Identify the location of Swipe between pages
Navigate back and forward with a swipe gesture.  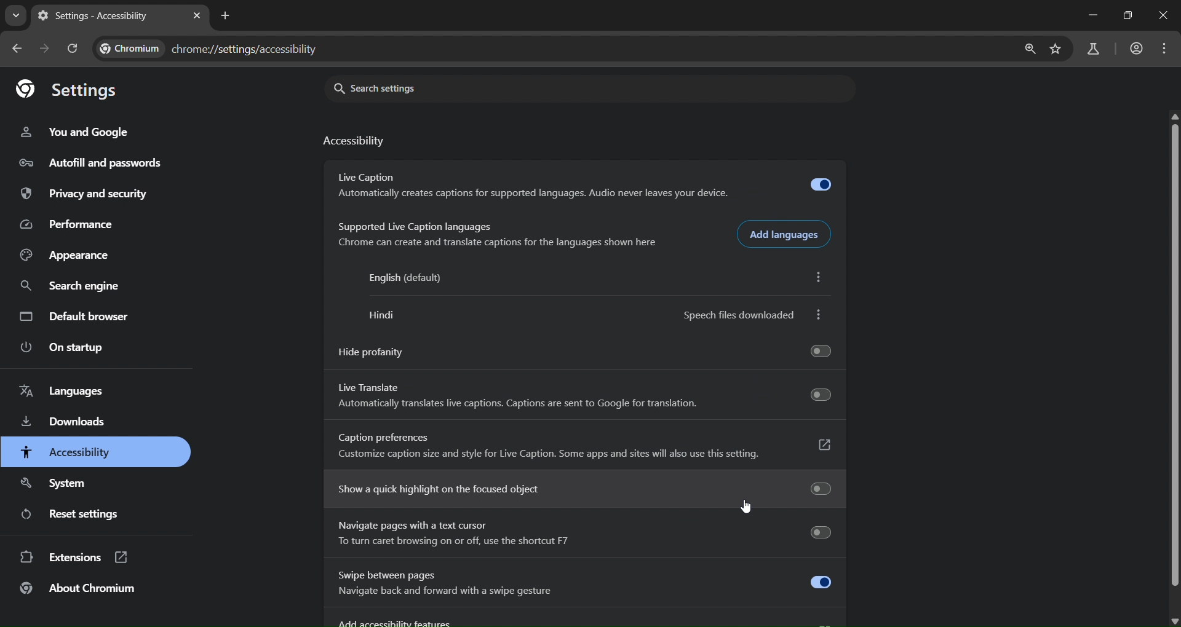
(587, 586).